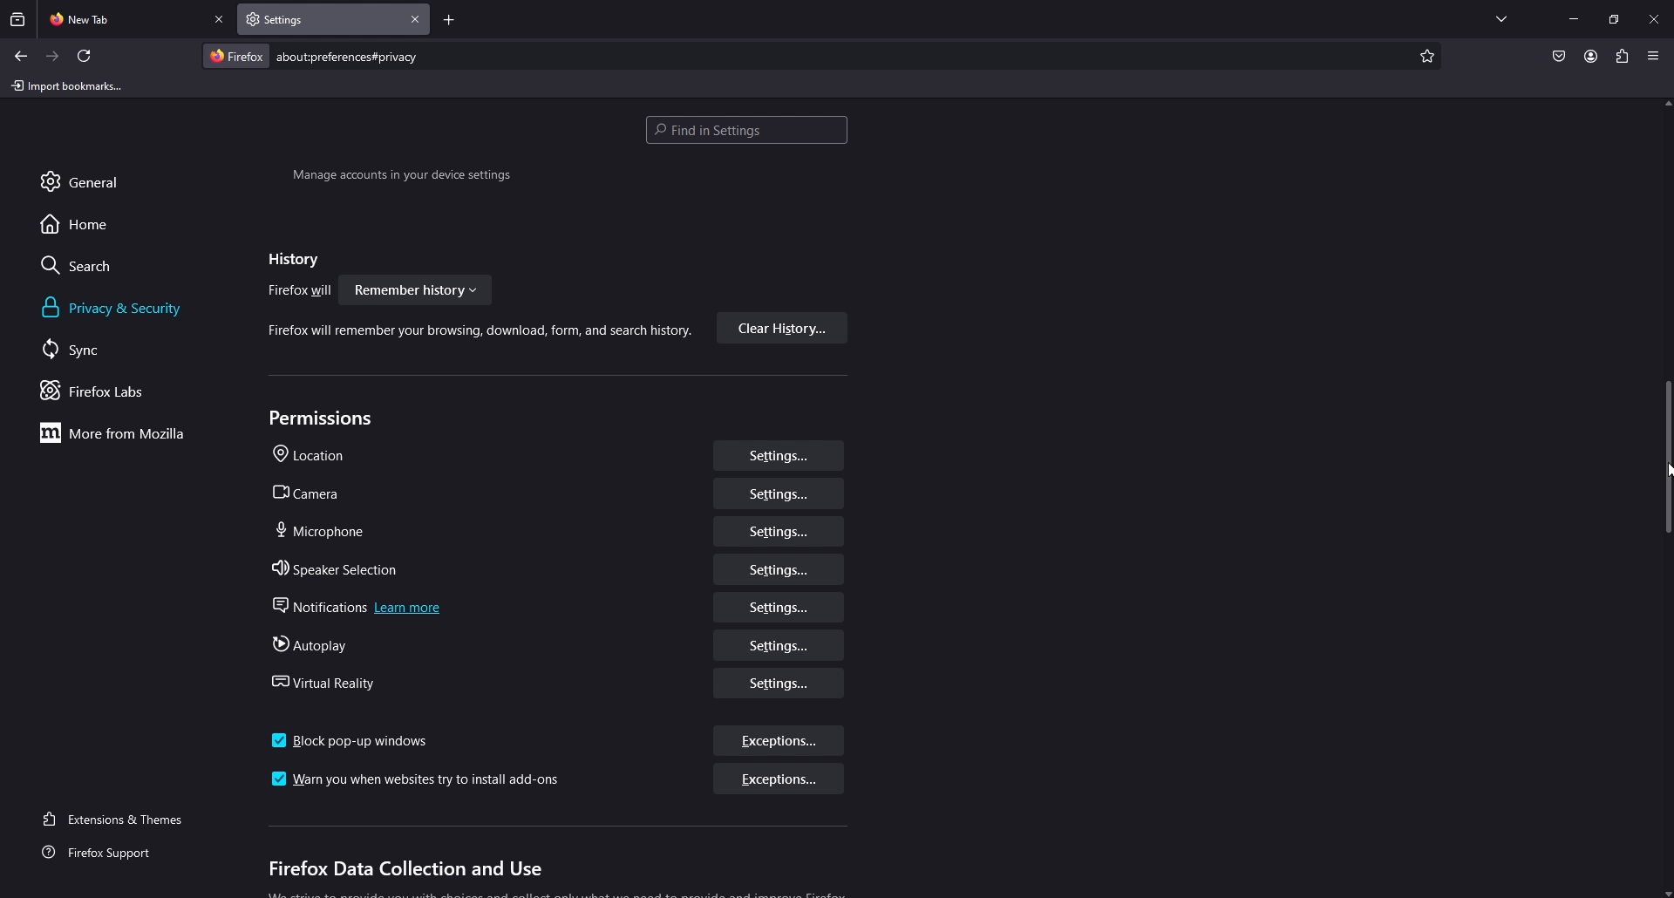 This screenshot has height=898, width=1674. What do you see at coordinates (416, 289) in the screenshot?
I see `Remember history` at bounding box center [416, 289].